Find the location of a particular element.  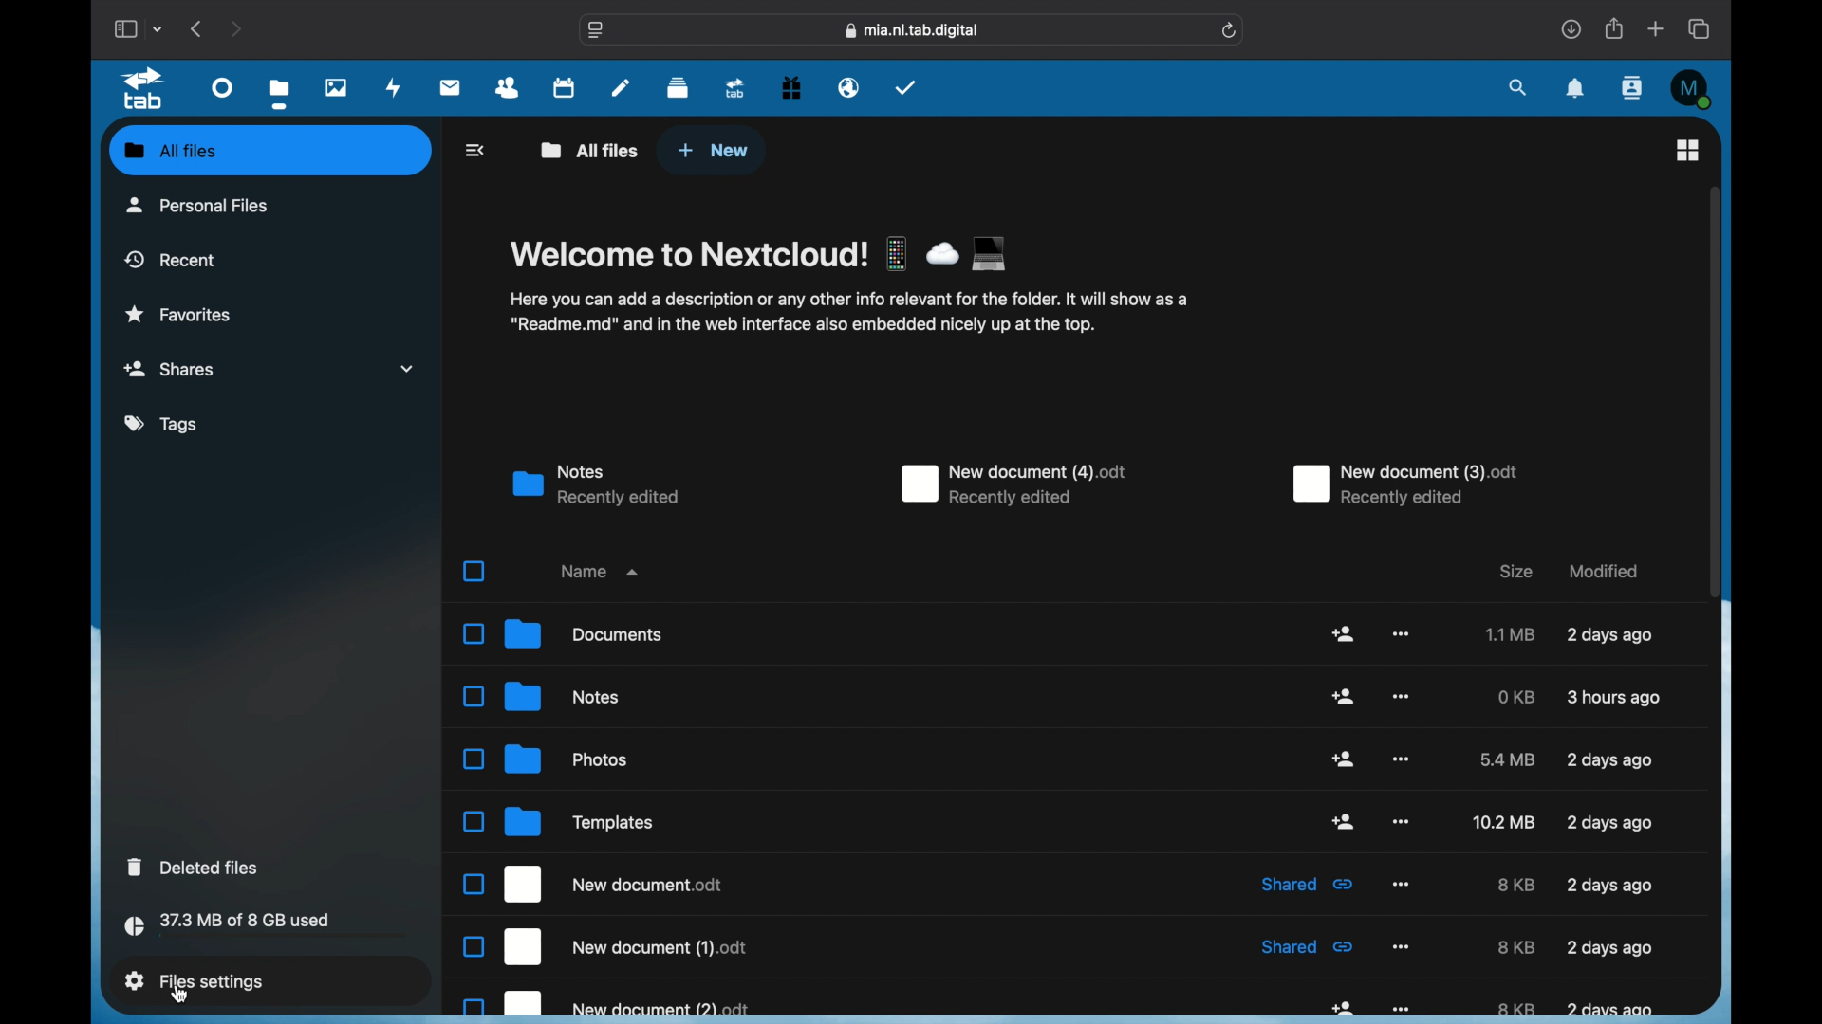

contacts is located at coordinates (1634, 87).